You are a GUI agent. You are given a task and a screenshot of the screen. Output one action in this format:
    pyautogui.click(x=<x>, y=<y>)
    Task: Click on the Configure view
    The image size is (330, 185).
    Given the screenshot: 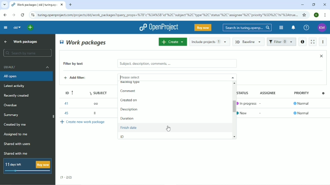 What is the action you would take?
    pyautogui.click(x=324, y=93)
    